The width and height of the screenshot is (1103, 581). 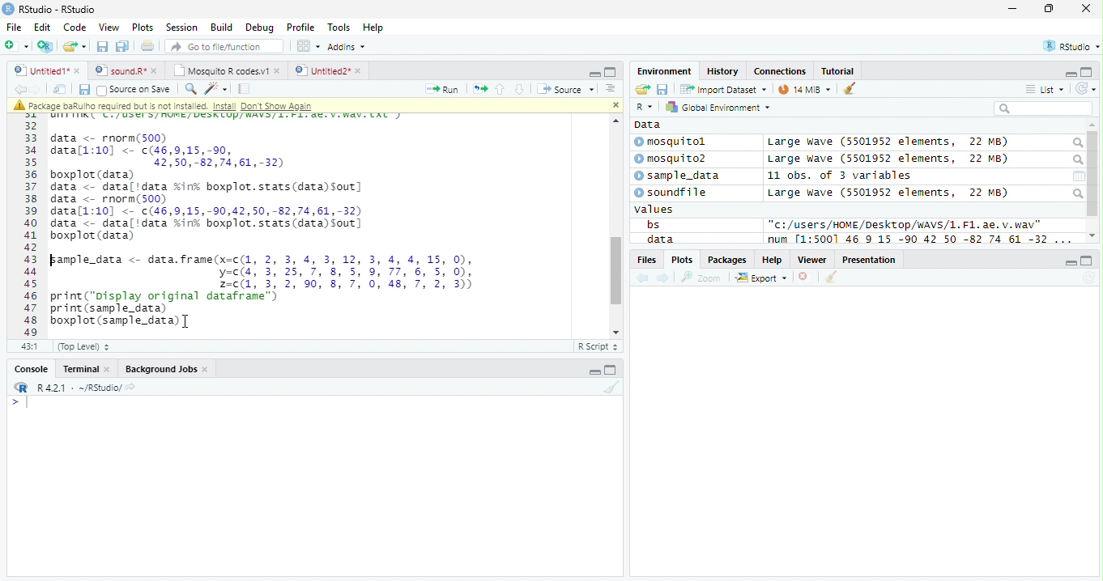 I want to click on Console, so click(x=28, y=368).